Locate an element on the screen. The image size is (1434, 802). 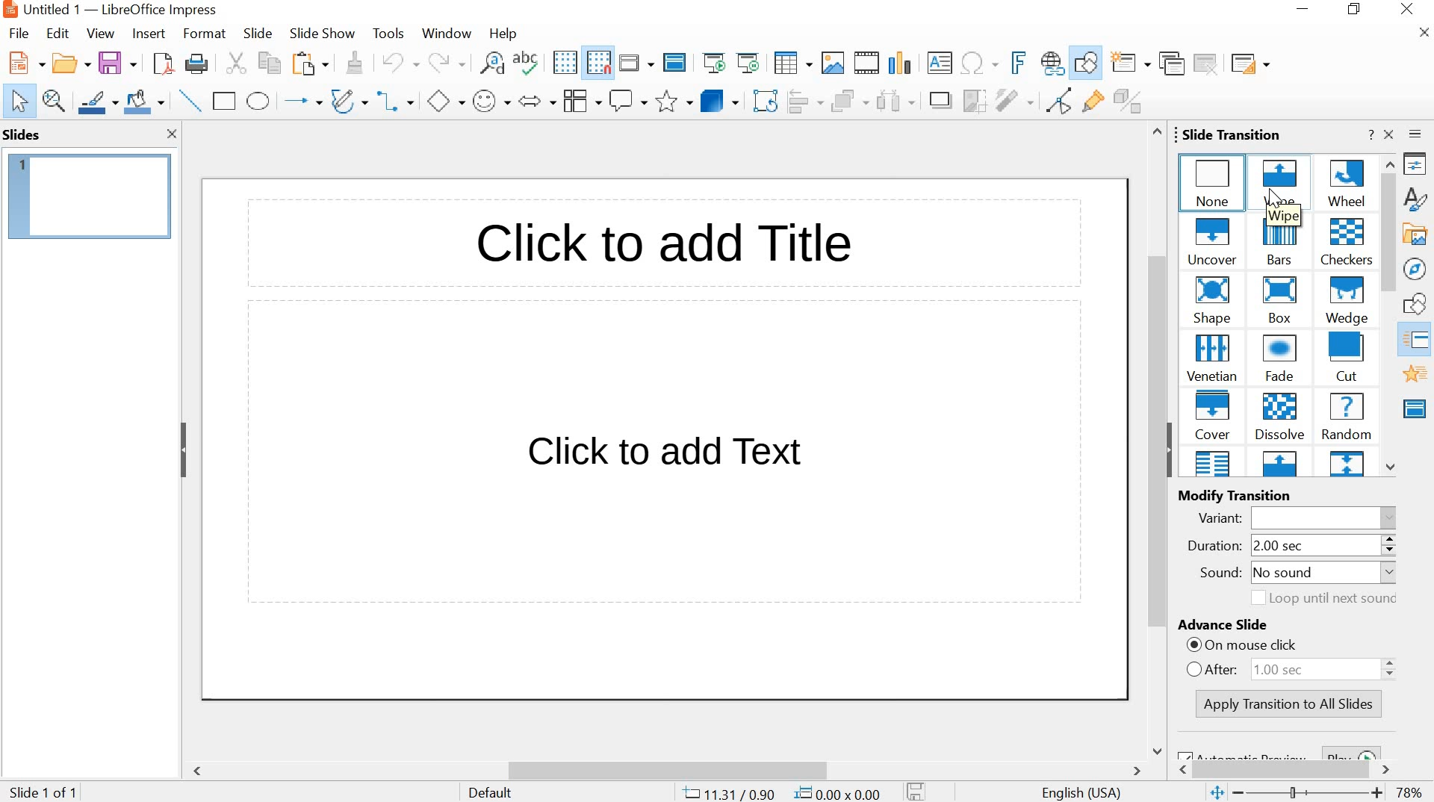
INSERT is located at coordinates (149, 35).